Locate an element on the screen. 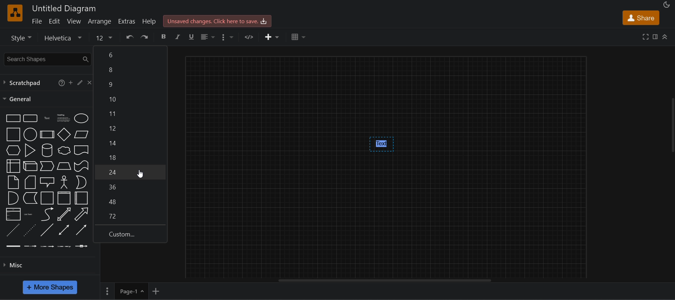  36 is located at coordinates (130, 187).